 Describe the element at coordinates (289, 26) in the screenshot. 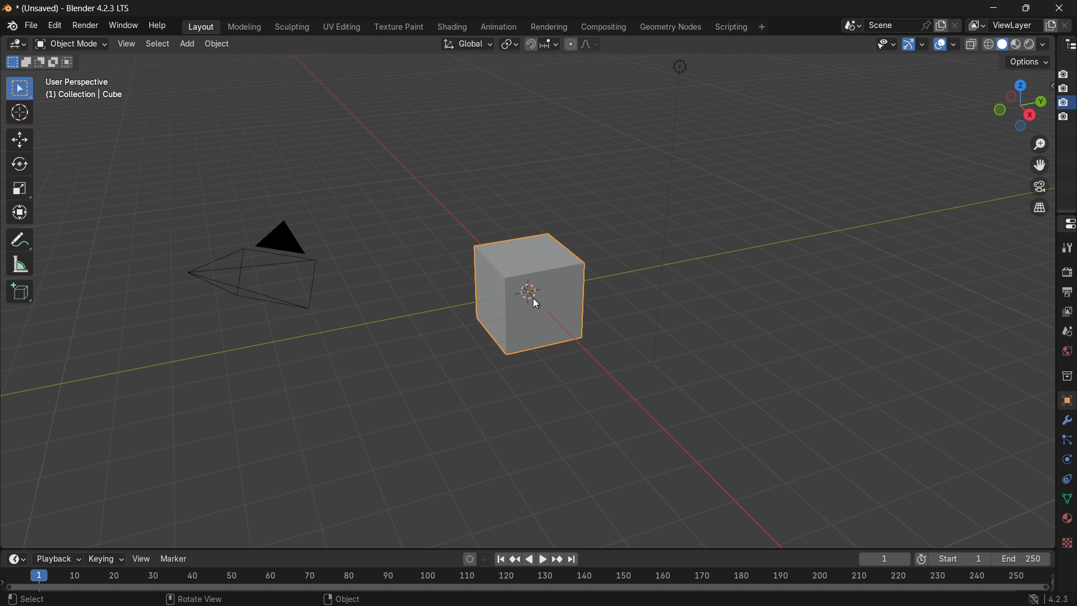

I see `sculpting menu` at that location.